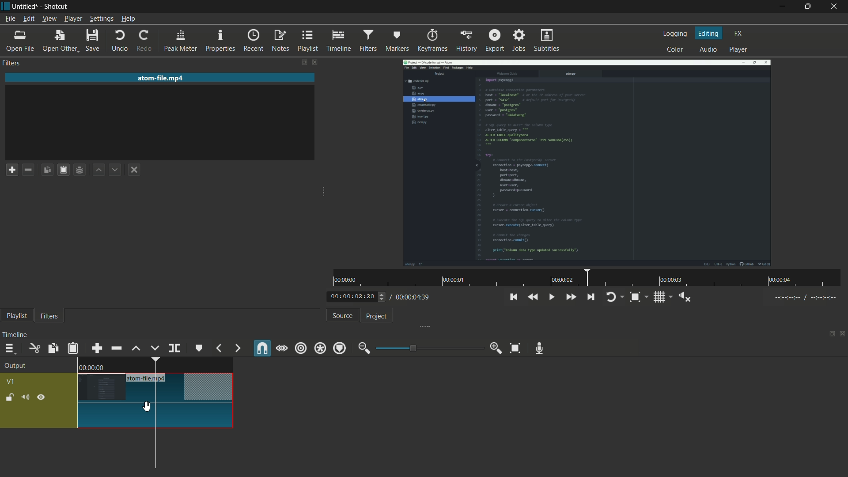 Image resolution: width=848 pixels, height=477 pixels. Describe the element at coordinates (220, 41) in the screenshot. I see `properties` at that location.